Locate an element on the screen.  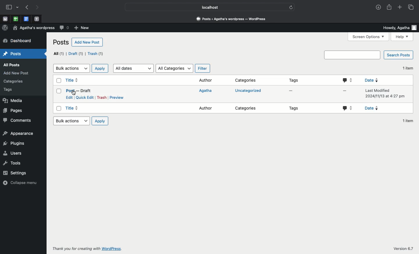
Title is located at coordinates (72, 81).